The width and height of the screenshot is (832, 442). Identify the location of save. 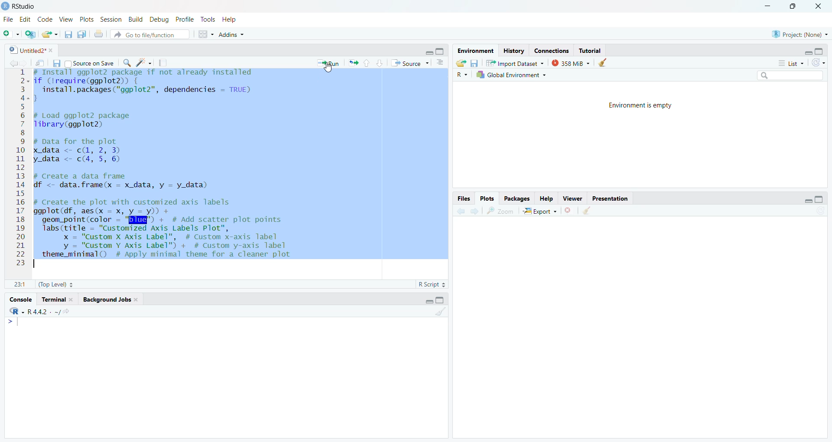
(476, 63).